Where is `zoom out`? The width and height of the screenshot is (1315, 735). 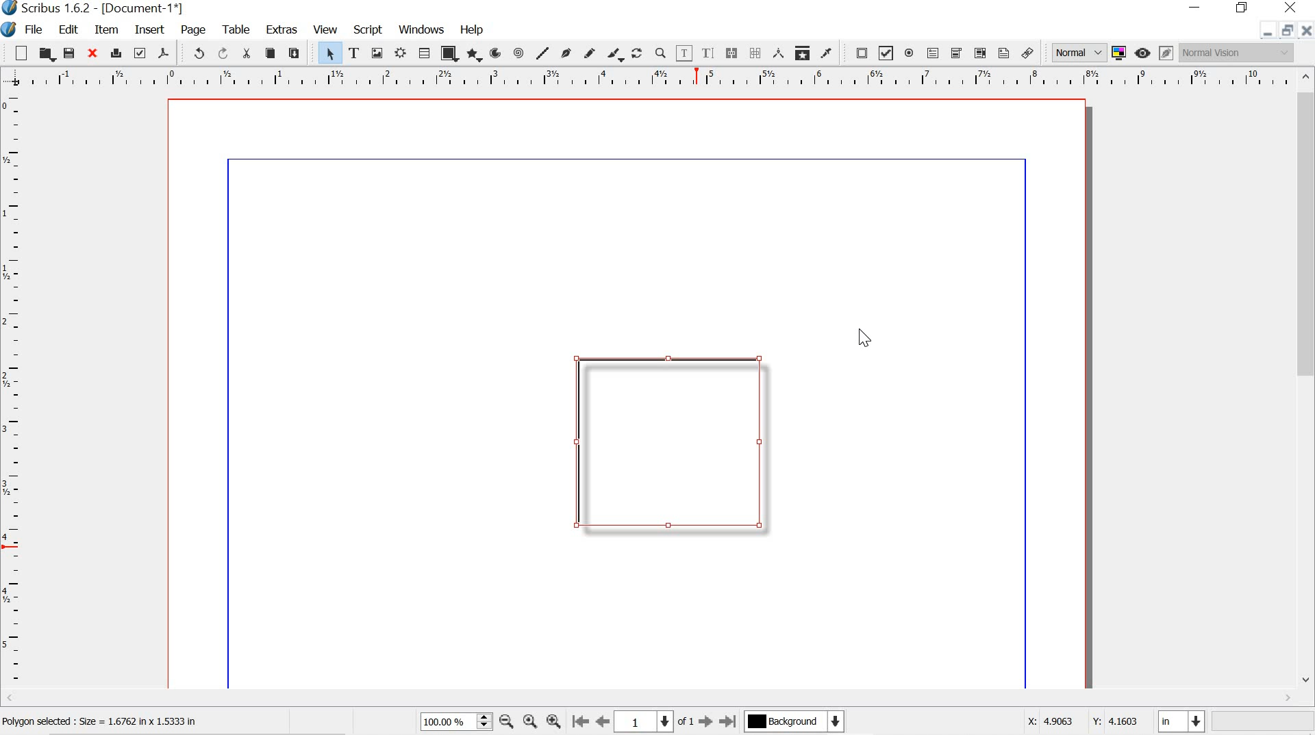
zoom out is located at coordinates (506, 723).